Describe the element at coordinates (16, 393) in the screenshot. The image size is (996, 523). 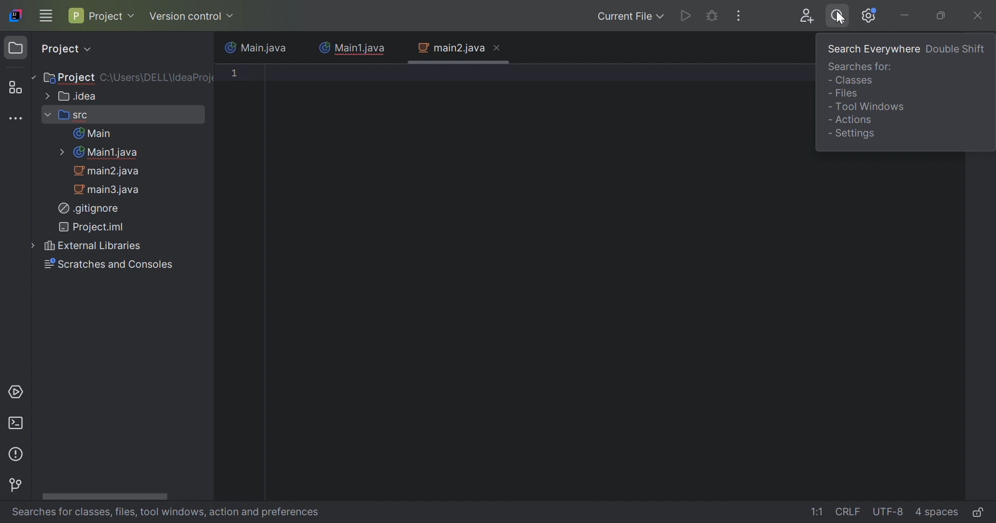
I see `Services` at that location.